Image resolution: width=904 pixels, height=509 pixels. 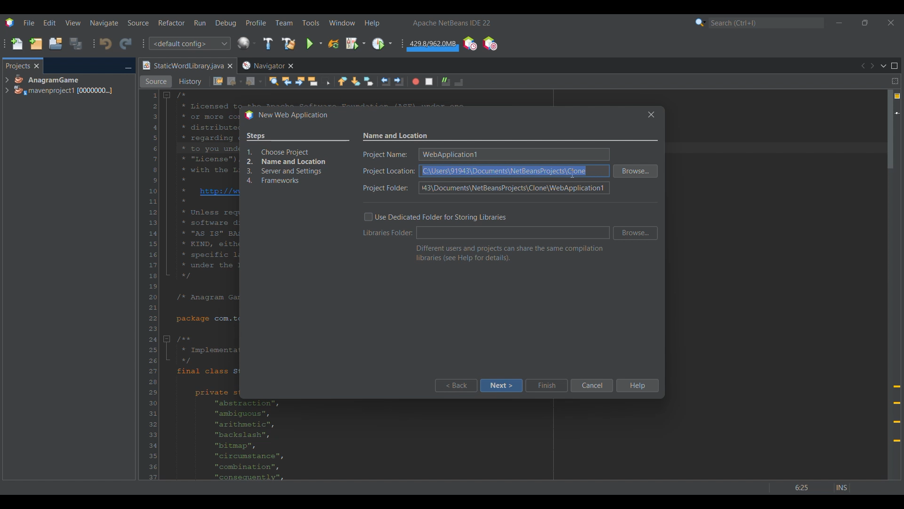 What do you see at coordinates (76, 43) in the screenshot?
I see `Save all` at bounding box center [76, 43].